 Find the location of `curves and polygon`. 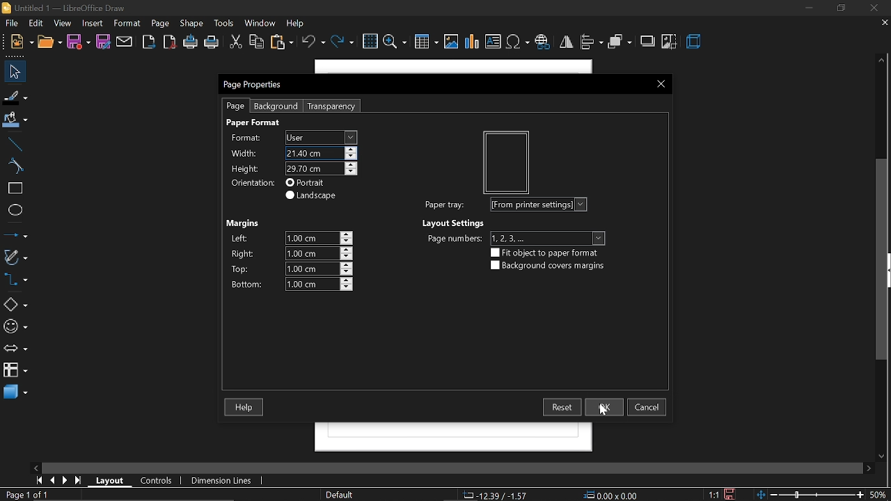

curves and polygon is located at coordinates (16, 257).